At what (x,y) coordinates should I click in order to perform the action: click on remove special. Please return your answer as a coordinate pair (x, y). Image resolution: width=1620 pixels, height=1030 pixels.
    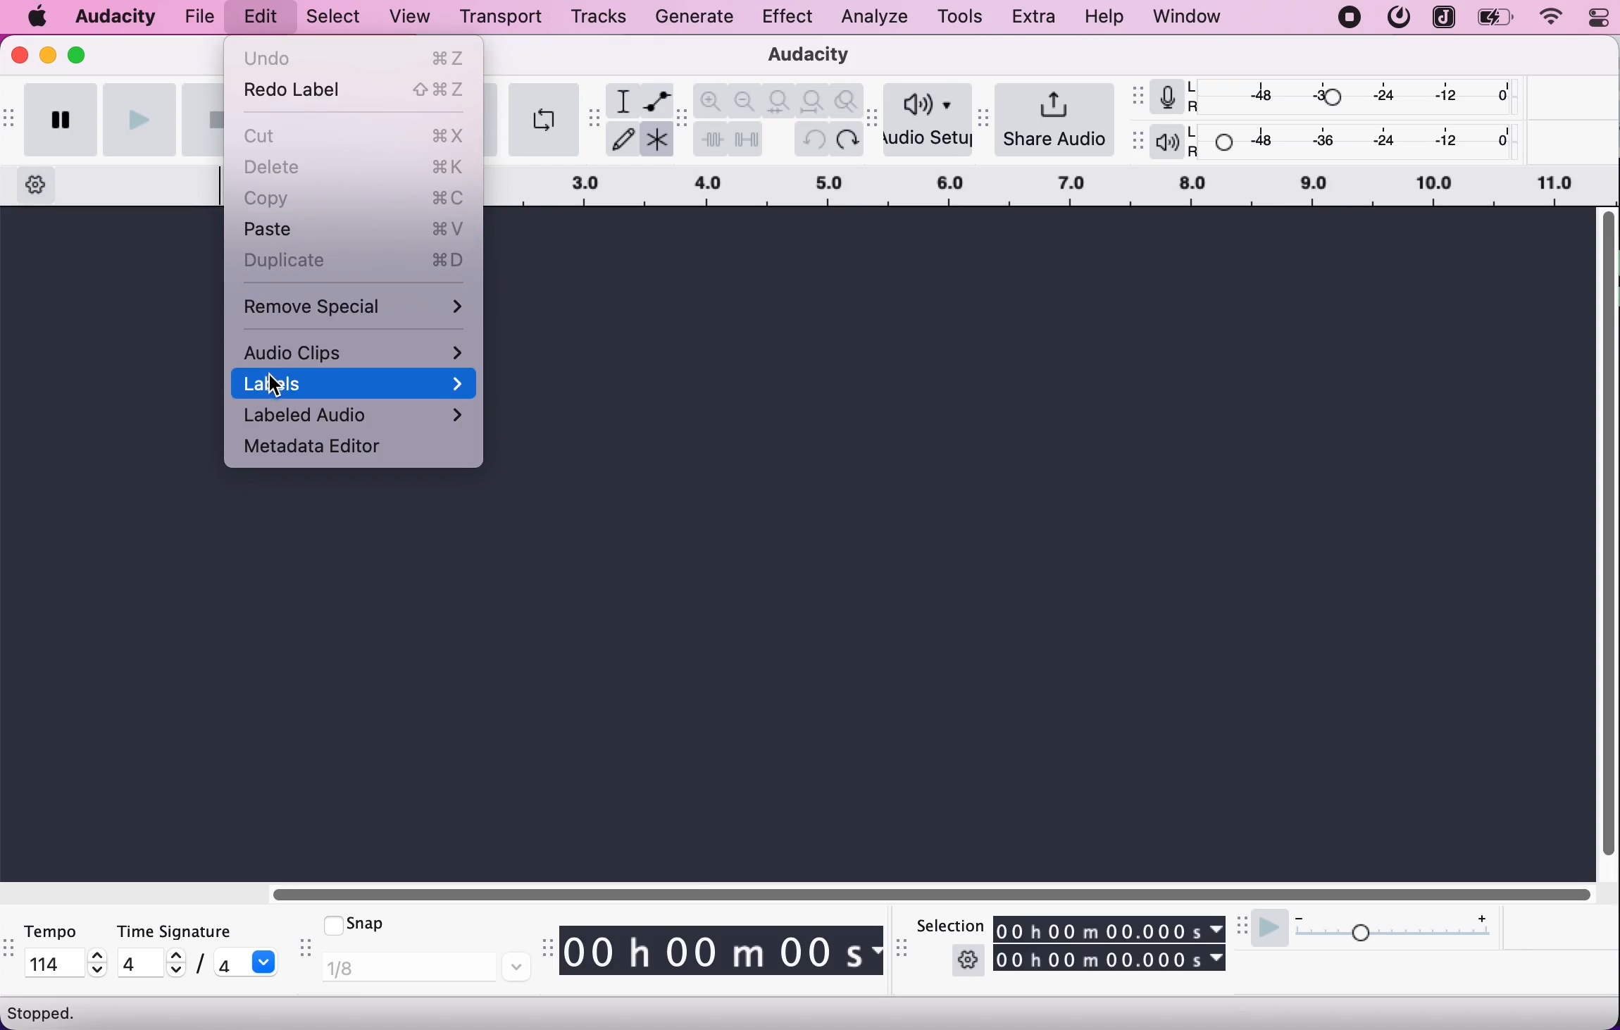
    Looking at the image, I should click on (356, 304).